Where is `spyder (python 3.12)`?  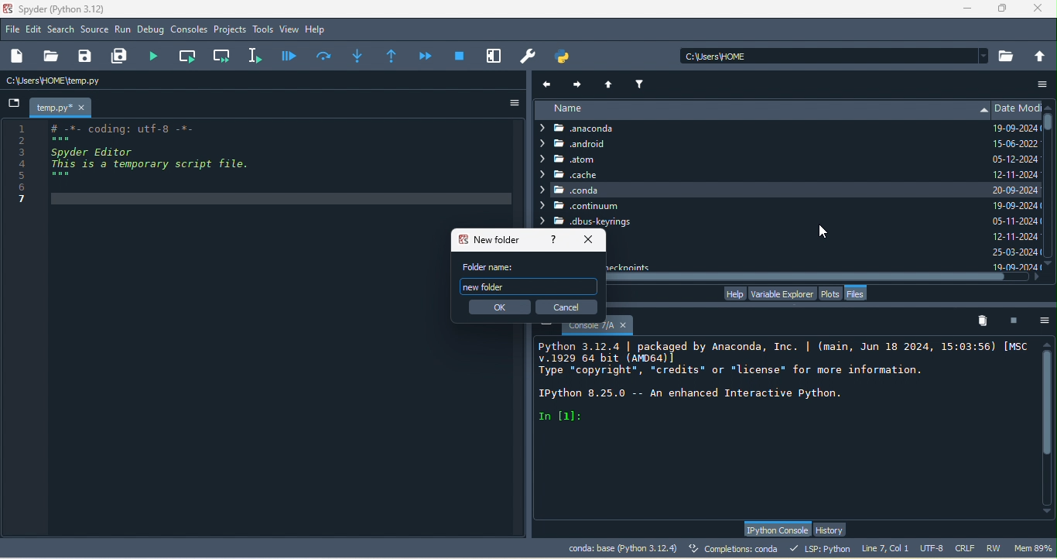
spyder (python 3.12) is located at coordinates (69, 9).